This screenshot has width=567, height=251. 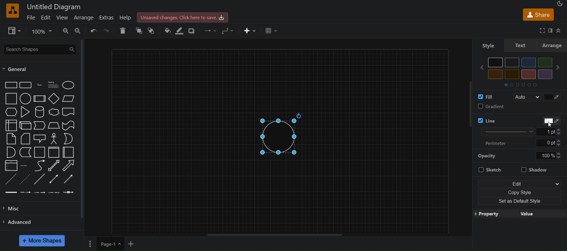 I want to click on view, so click(x=63, y=17).